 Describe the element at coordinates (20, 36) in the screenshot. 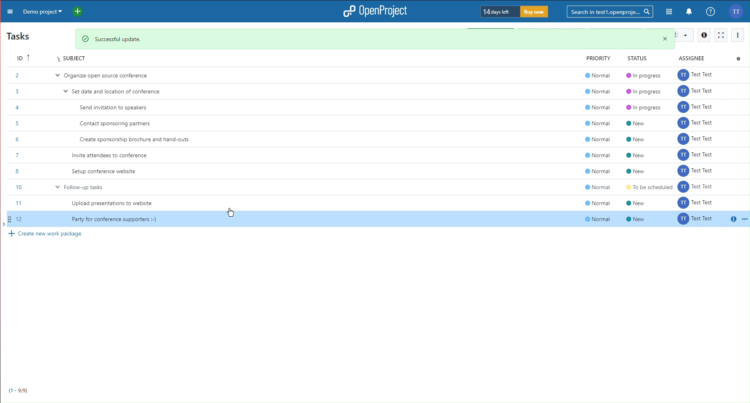

I see `Tasks` at that location.